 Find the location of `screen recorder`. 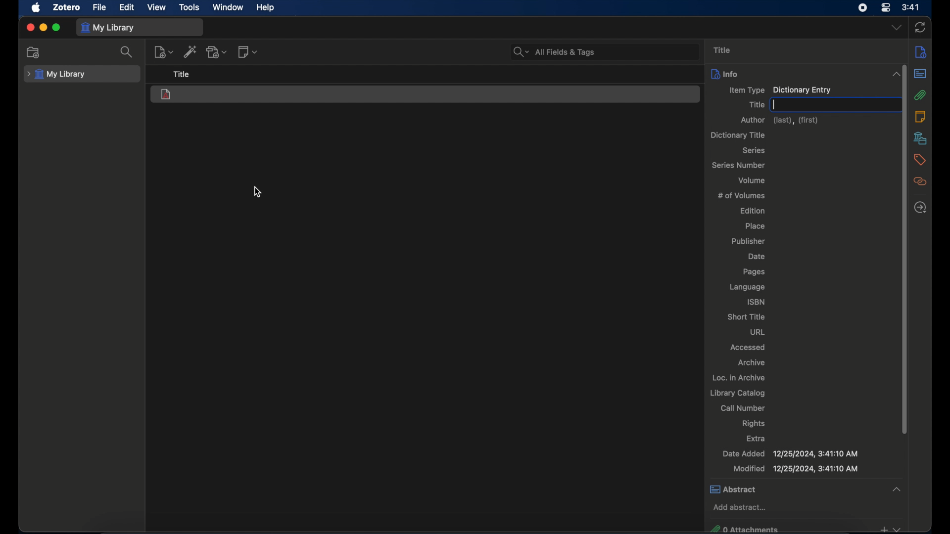

screen recorder is located at coordinates (863, 8).